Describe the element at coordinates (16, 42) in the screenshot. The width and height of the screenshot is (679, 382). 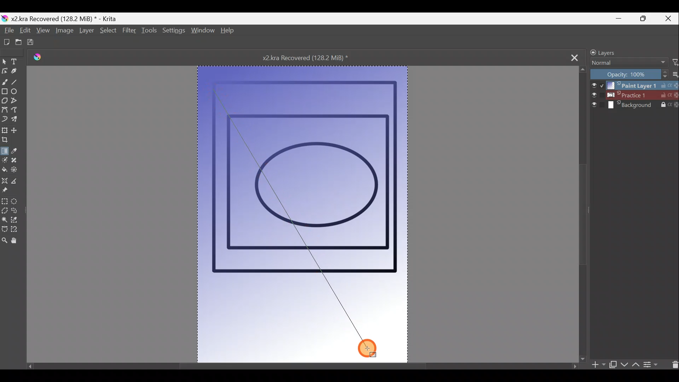
I see `Open existing document` at that location.